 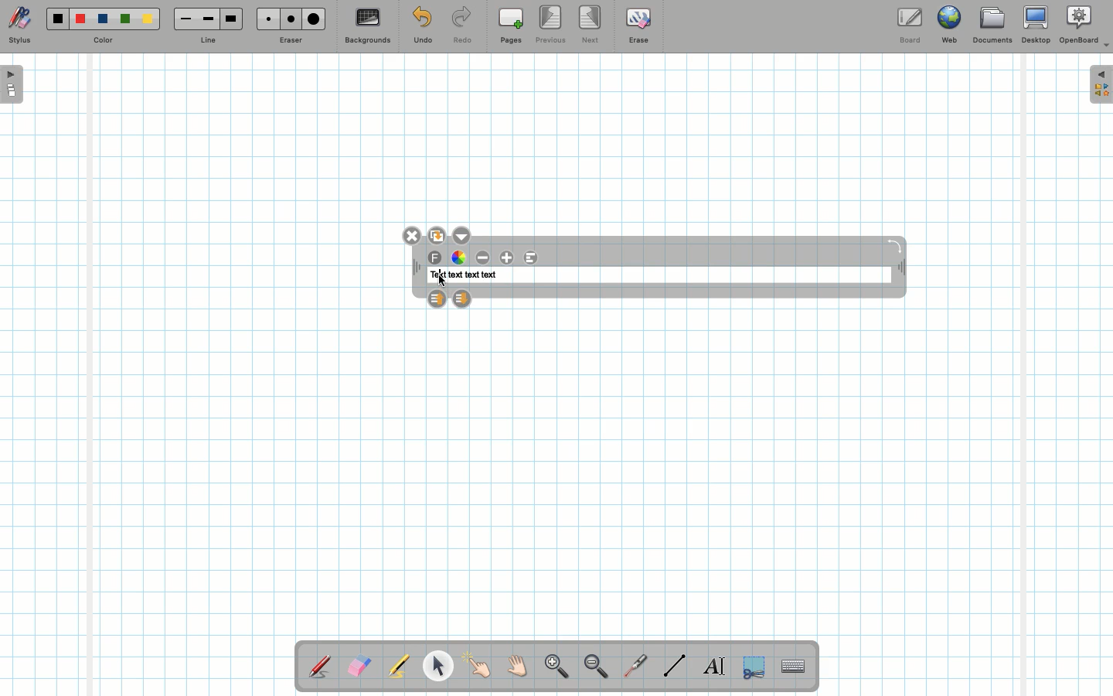 What do you see at coordinates (397, 667) in the screenshot?
I see `Highlighter` at bounding box center [397, 667].